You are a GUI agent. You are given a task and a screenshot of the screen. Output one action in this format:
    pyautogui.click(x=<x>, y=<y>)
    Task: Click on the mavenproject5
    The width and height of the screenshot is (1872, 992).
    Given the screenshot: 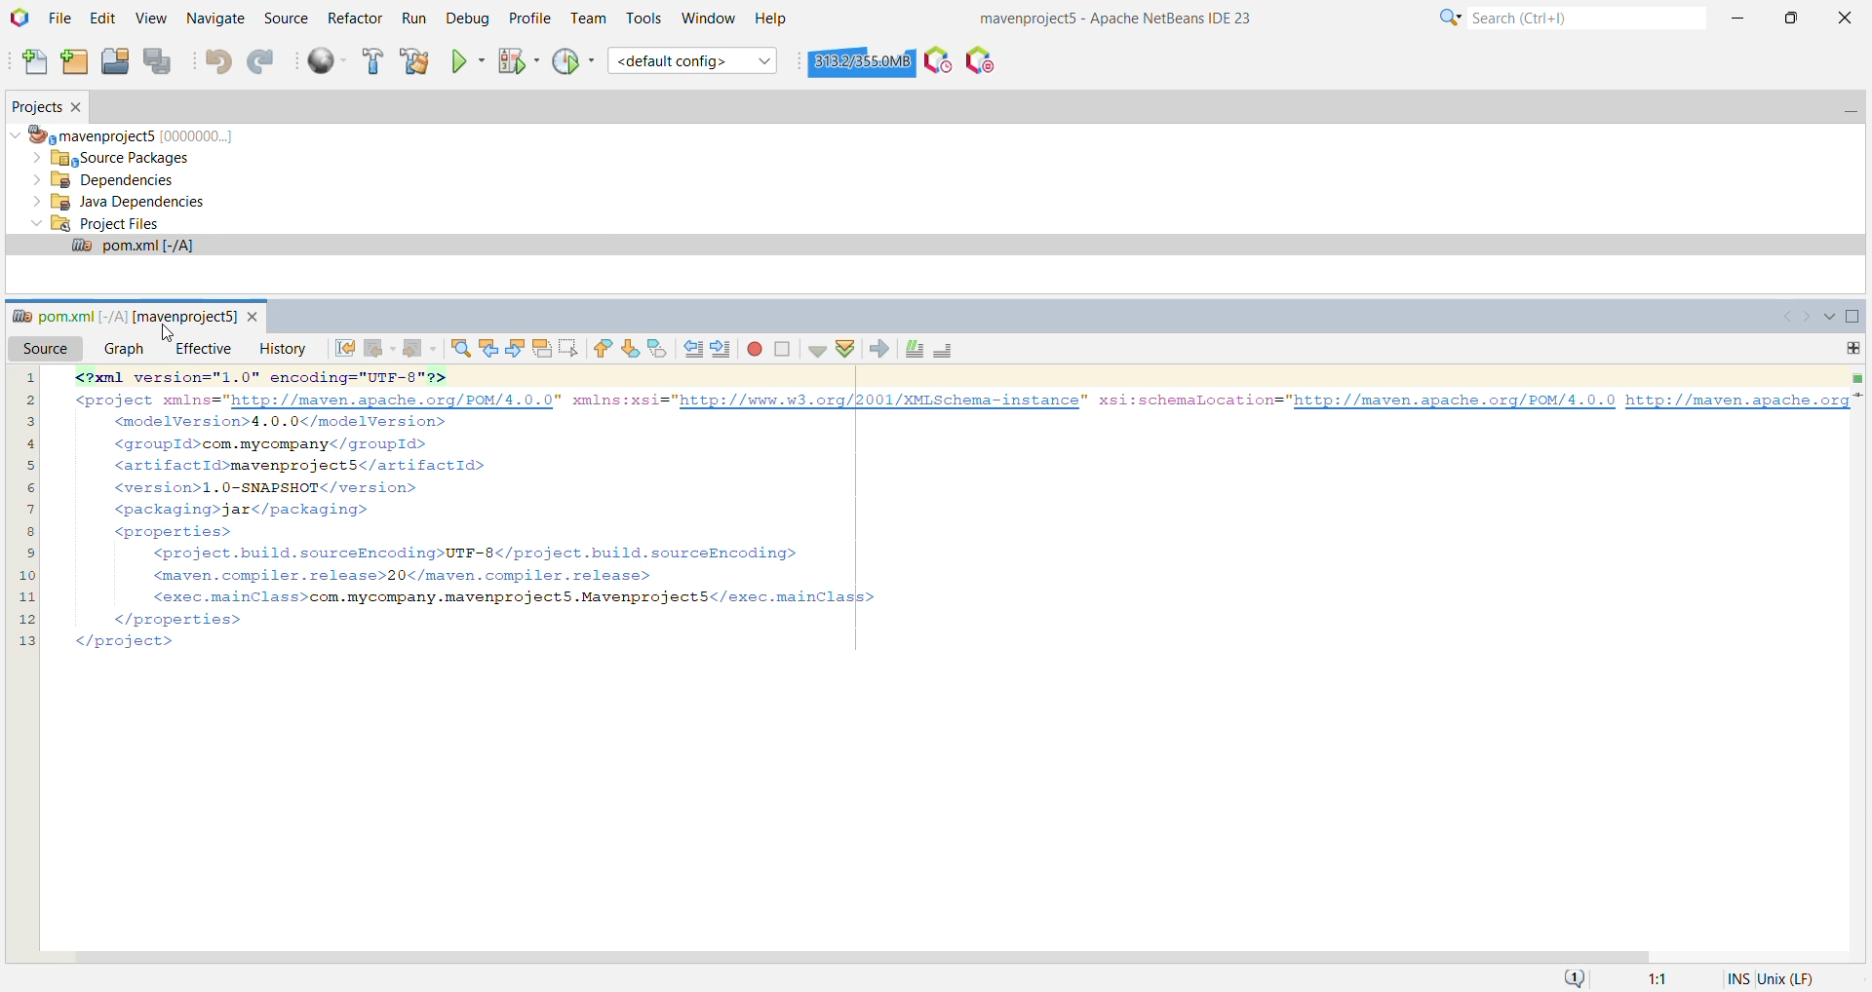 What is the action you would take?
    pyautogui.click(x=129, y=134)
    